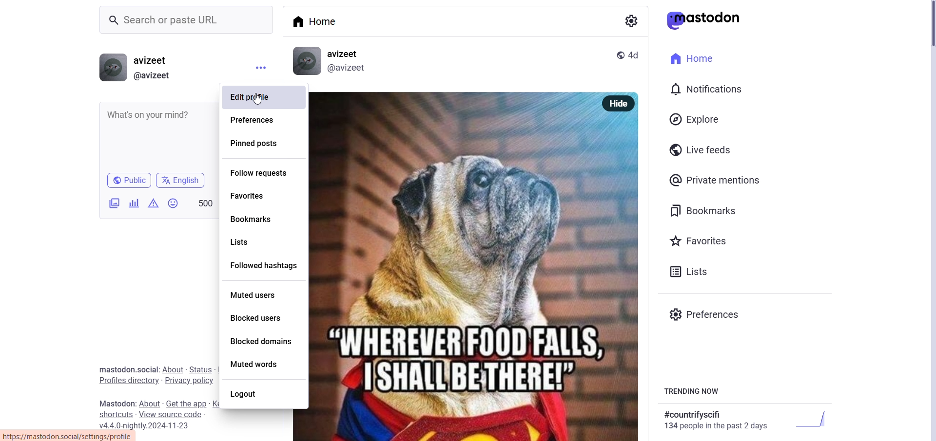 Image resolution: width=936 pixels, height=441 pixels. What do you see at coordinates (629, 20) in the screenshot?
I see `text` at bounding box center [629, 20].